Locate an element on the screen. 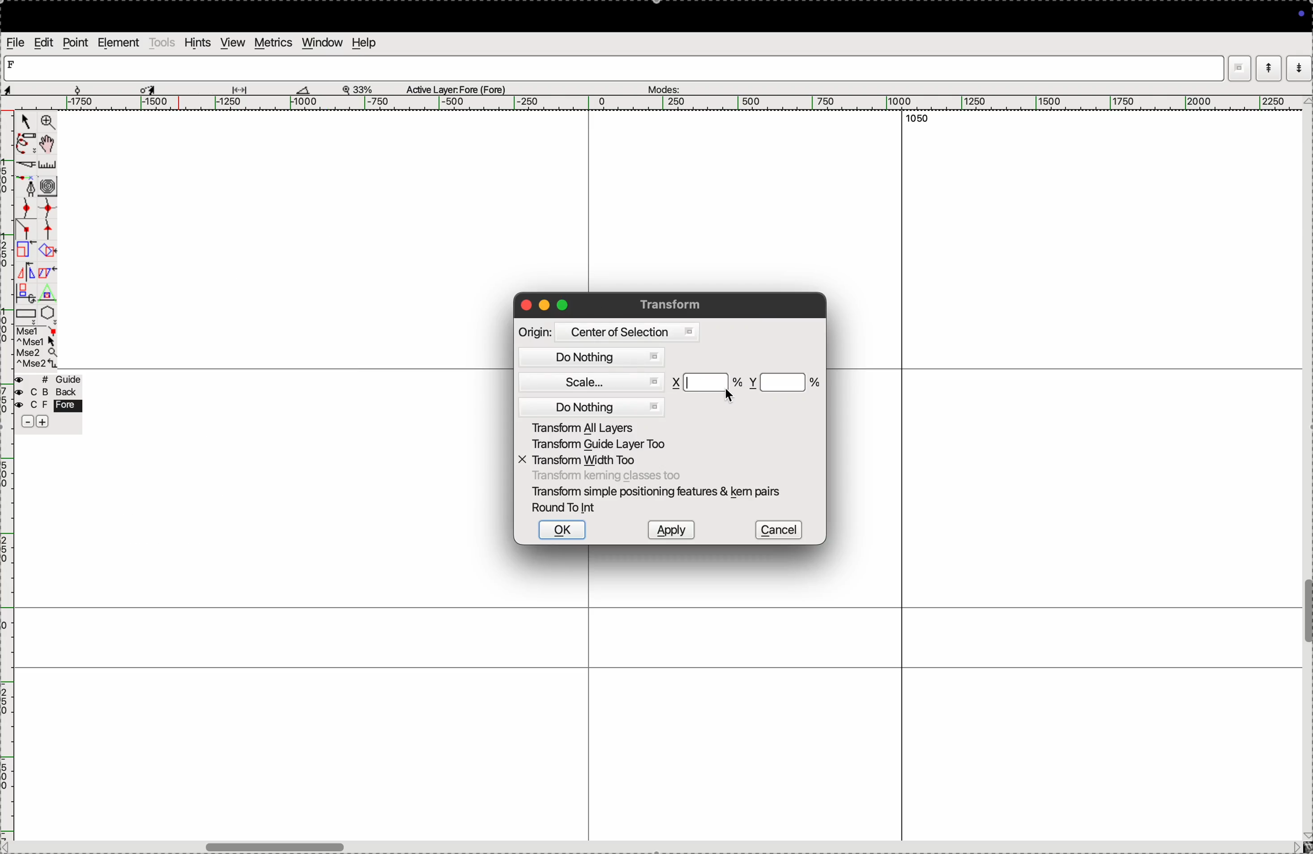  closing is located at coordinates (526, 305).